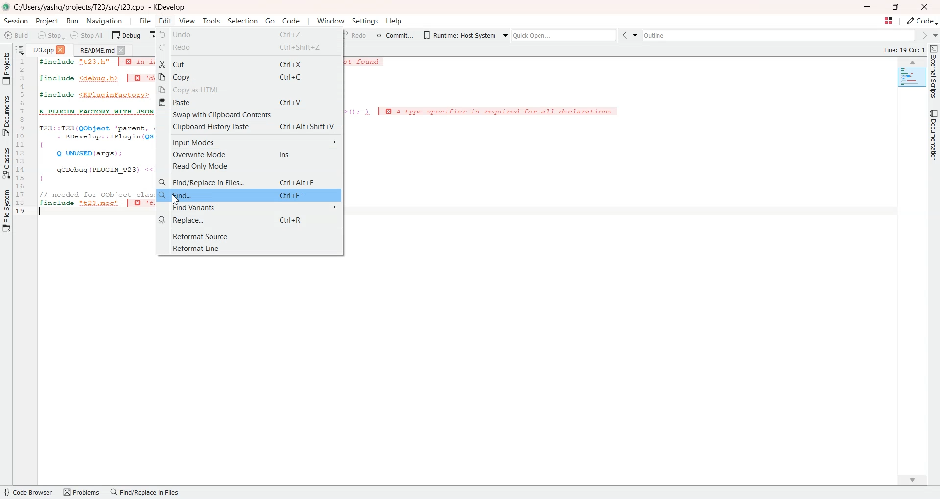  What do you see at coordinates (82, 493) in the screenshot?
I see `Problems` at bounding box center [82, 493].